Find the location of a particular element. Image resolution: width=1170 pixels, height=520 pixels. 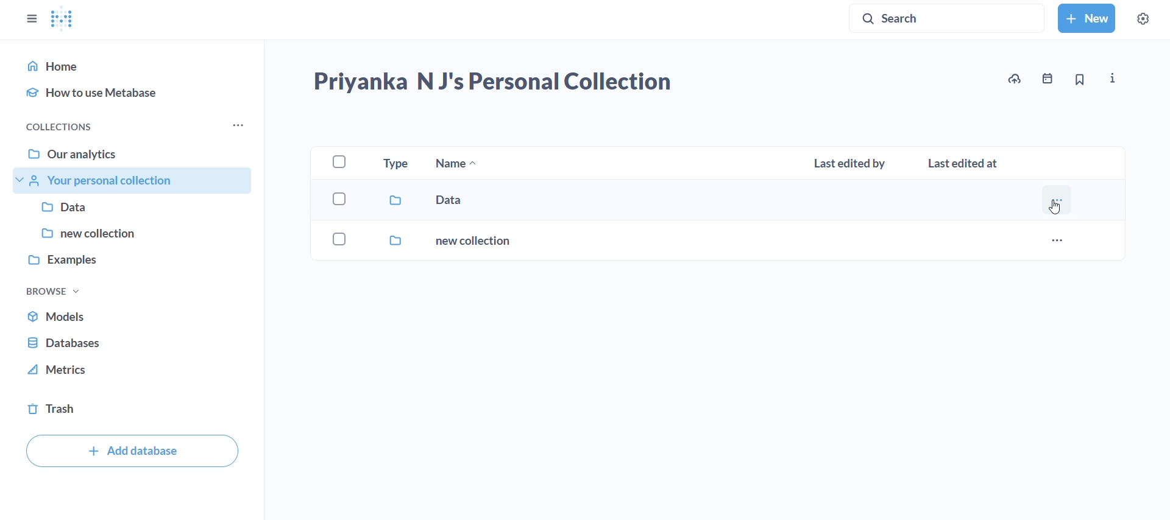

priyanka N J's personal collection is located at coordinates (492, 83).